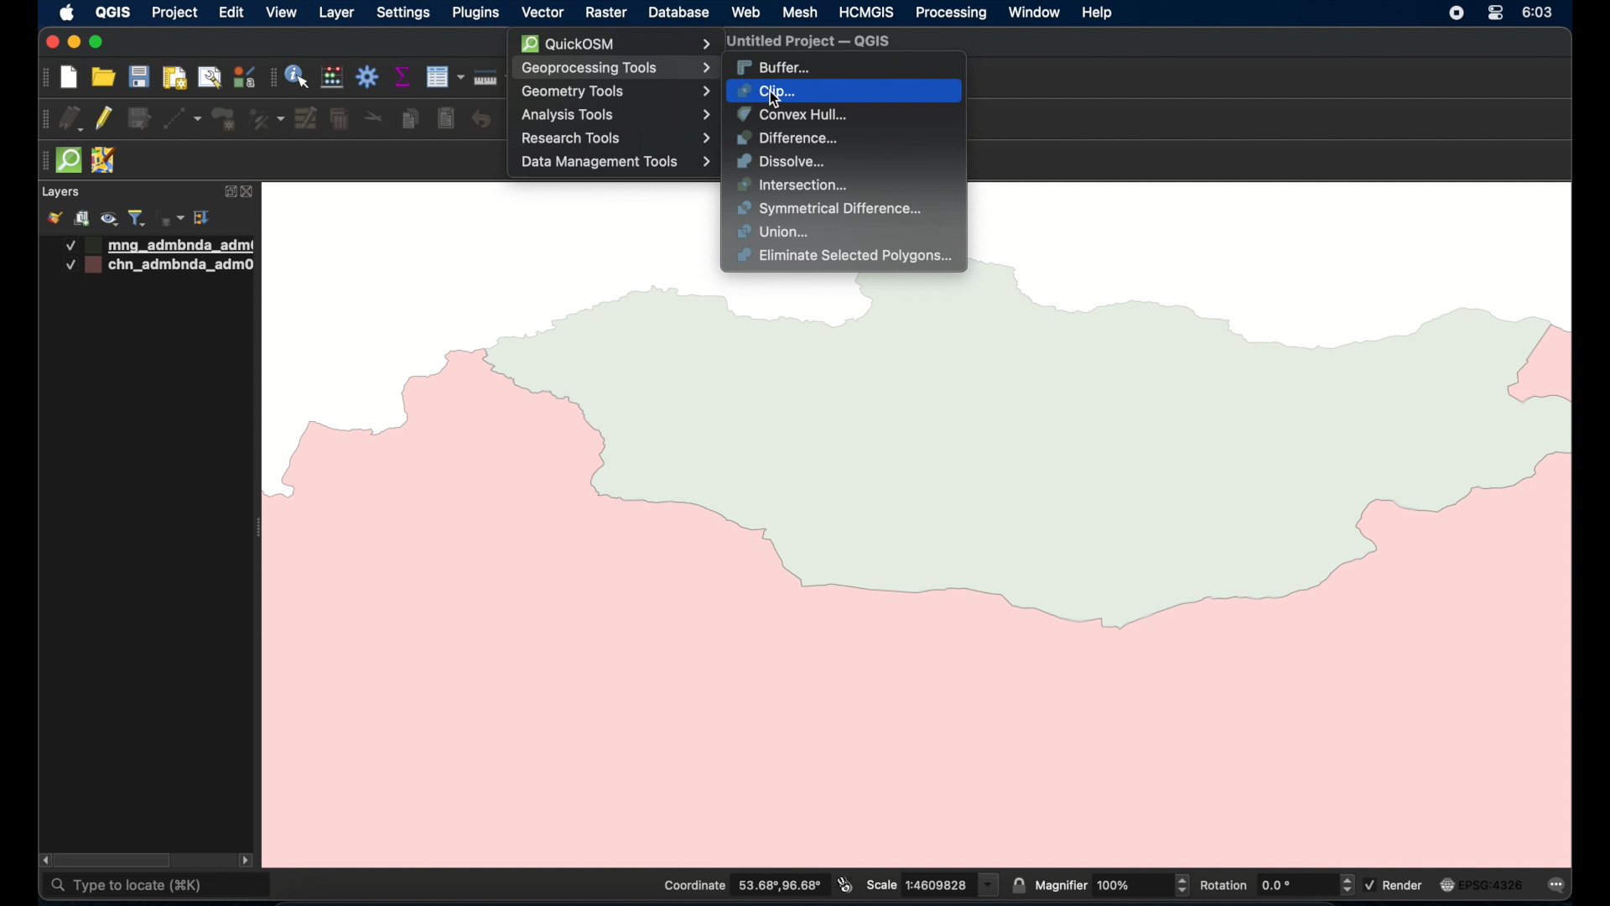 The image size is (1610, 906). What do you see at coordinates (614, 43) in the screenshot?
I see `` at bounding box center [614, 43].